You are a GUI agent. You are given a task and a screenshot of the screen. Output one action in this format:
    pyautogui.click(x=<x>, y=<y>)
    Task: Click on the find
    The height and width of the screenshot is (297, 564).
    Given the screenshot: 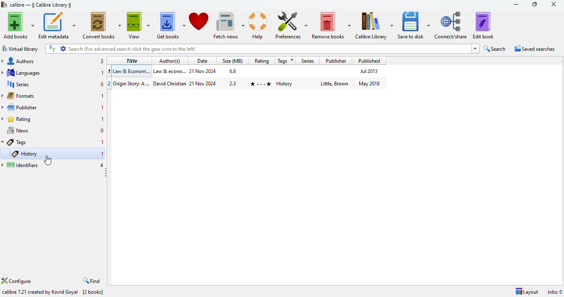 What is the action you would take?
    pyautogui.click(x=92, y=280)
    